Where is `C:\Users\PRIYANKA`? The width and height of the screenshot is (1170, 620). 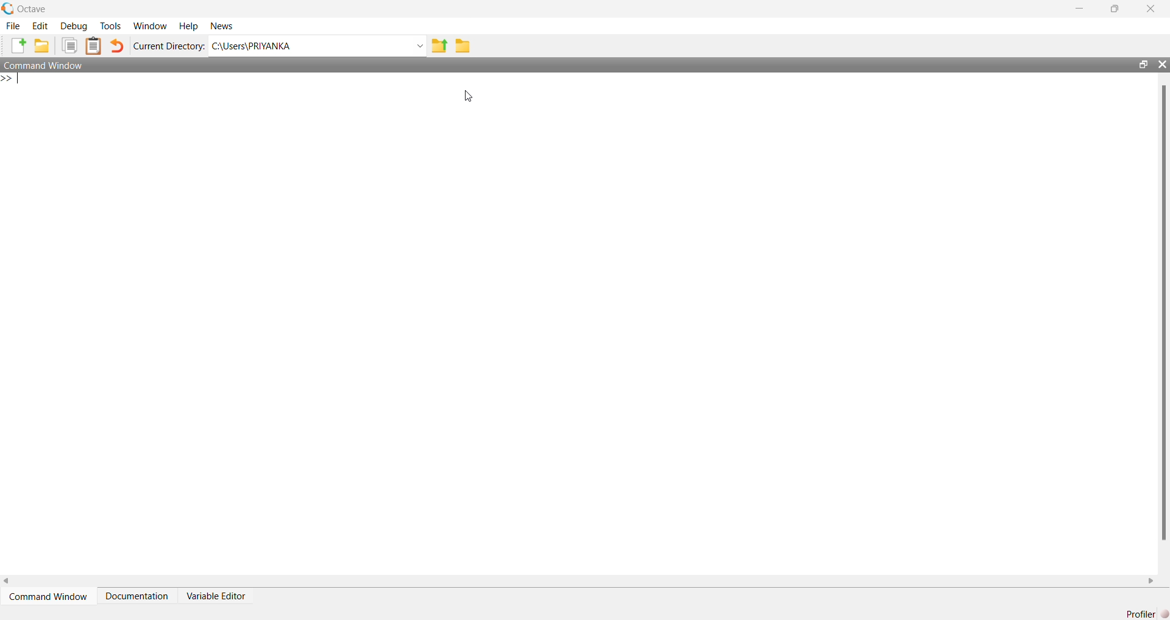 C:\Users\PRIYANKA is located at coordinates (317, 46).